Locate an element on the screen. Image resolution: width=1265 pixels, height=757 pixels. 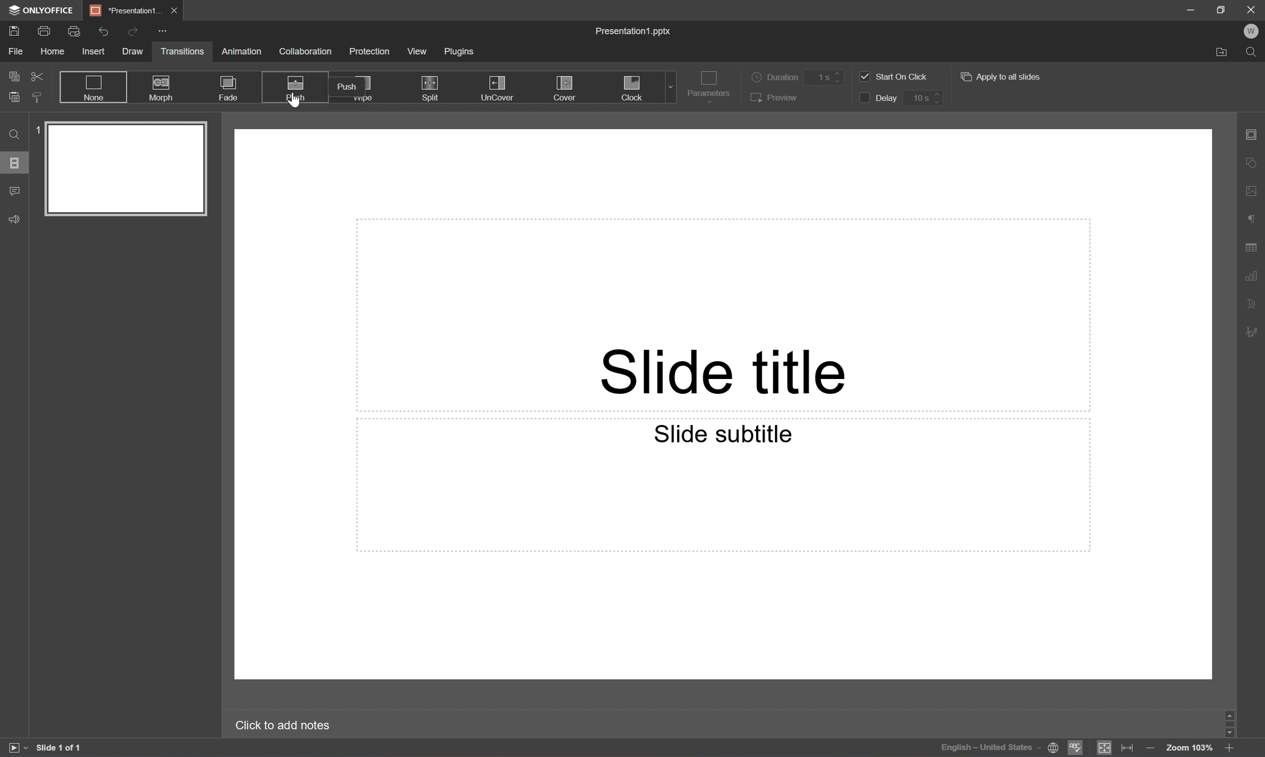
Insert is located at coordinates (96, 50).